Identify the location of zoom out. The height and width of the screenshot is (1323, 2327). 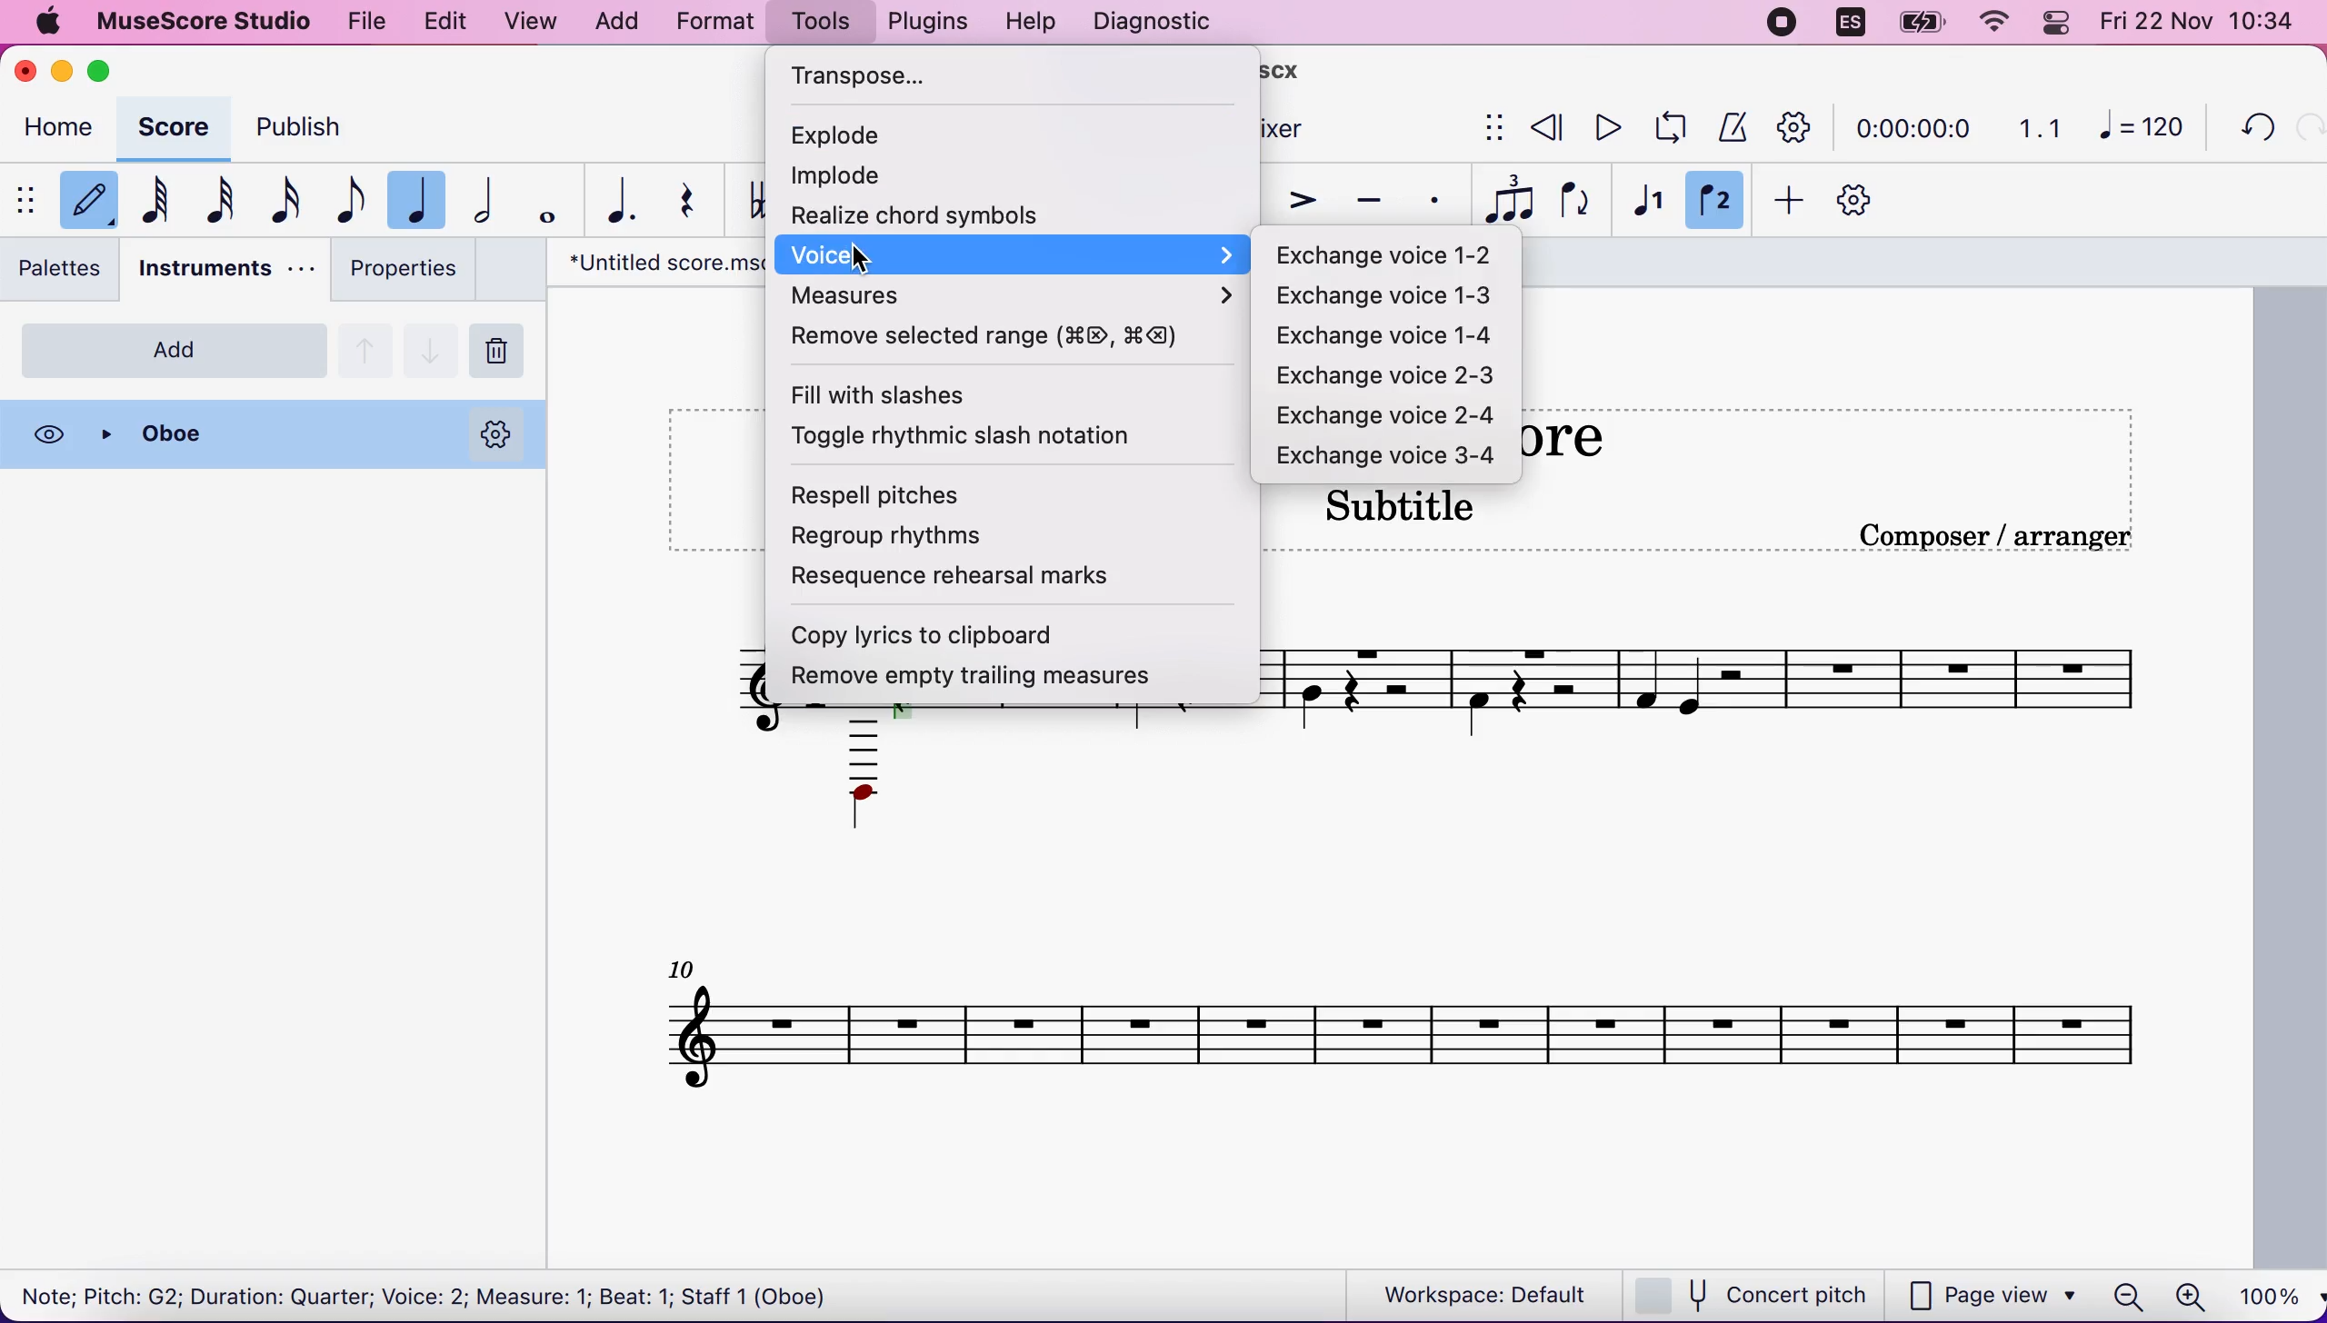
(2128, 1290).